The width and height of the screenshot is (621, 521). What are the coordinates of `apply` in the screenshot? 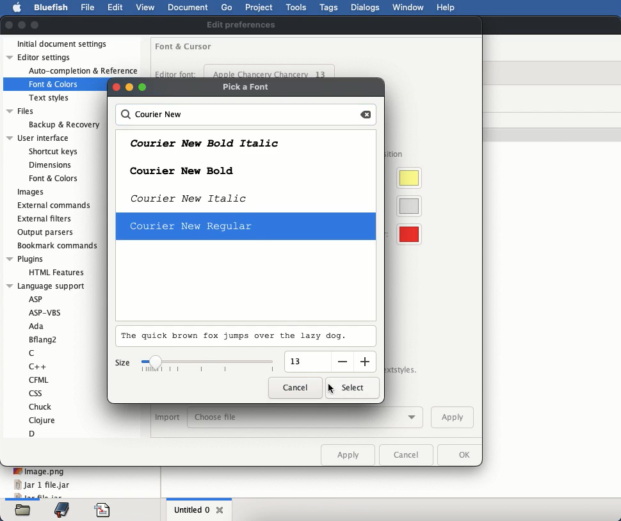 It's located at (348, 453).